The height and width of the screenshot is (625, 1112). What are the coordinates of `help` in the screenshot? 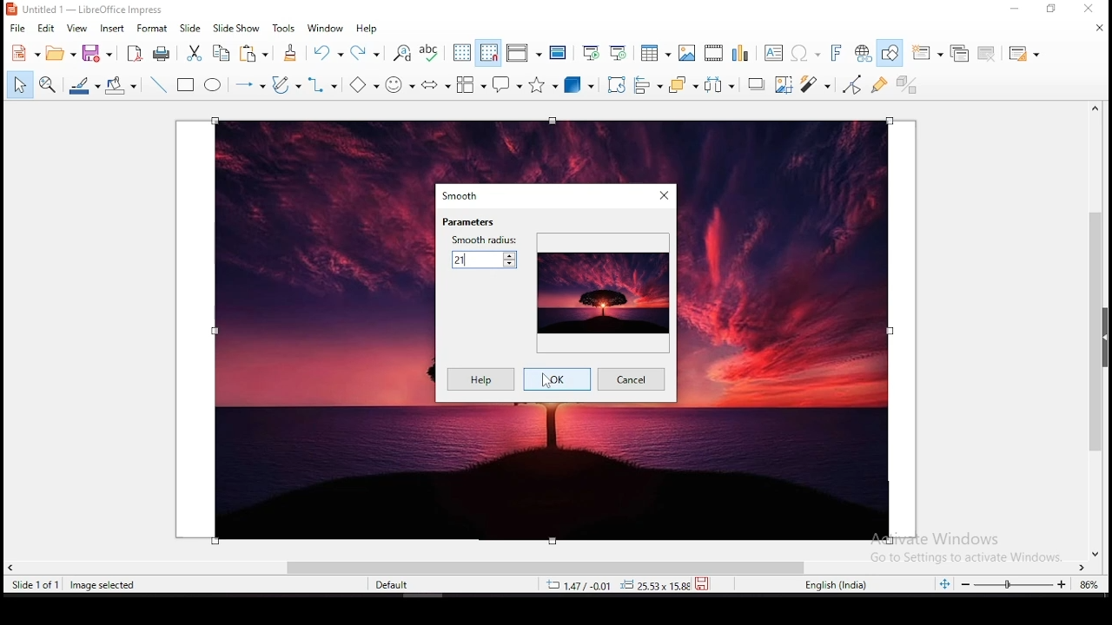 It's located at (369, 30).